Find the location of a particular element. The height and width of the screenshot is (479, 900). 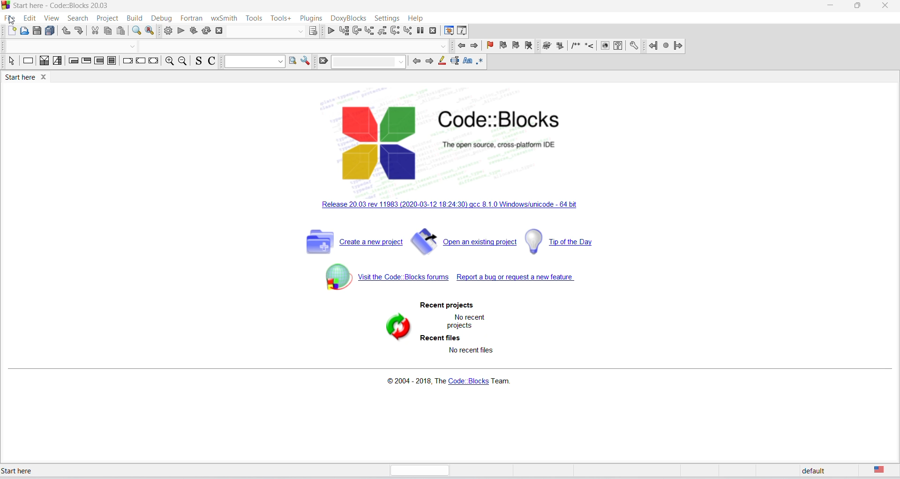

icon is located at coordinates (589, 46).